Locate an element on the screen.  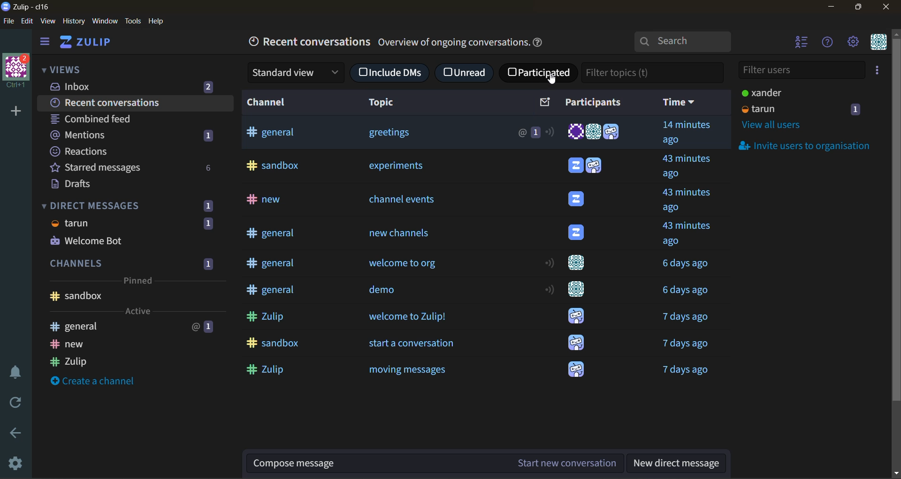
general is located at coordinates (273, 262).